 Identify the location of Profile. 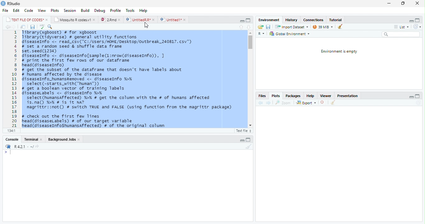
(116, 10).